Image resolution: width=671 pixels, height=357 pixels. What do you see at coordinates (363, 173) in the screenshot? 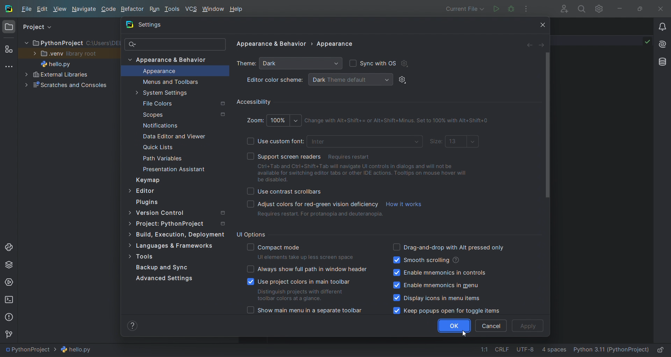
I see `option description` at bounding box center [363, 173].